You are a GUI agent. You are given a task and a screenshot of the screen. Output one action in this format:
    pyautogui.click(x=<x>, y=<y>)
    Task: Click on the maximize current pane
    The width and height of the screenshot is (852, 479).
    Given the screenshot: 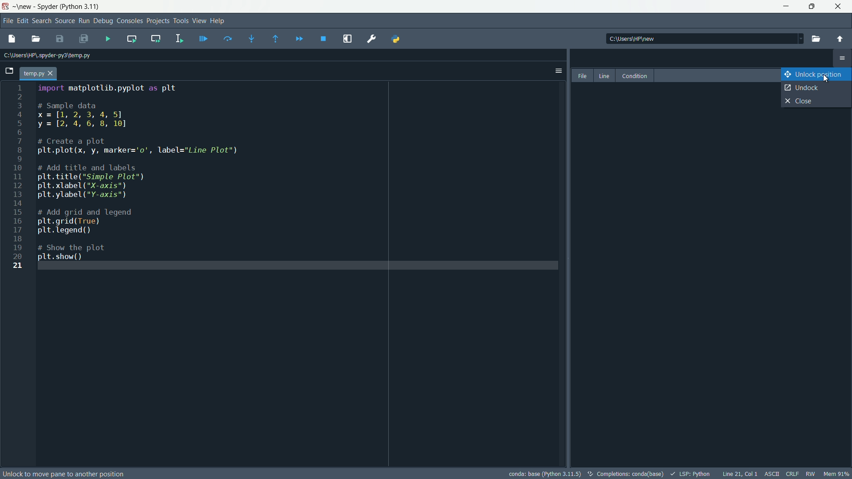 What is the action you would take?
    pyautogui.click(x=349, y=39)
    